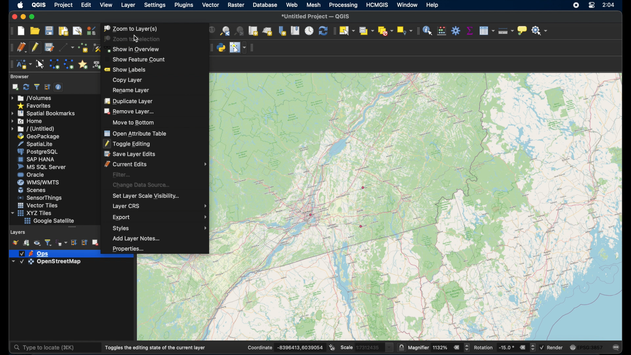  I want to click on rename layer, so click(129, 90).